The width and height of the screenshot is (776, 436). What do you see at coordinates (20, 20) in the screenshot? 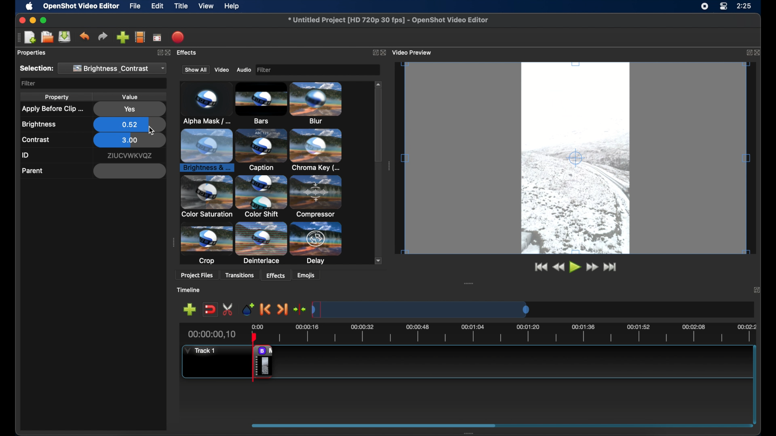
I see `close` at bounding box center [20, 20].